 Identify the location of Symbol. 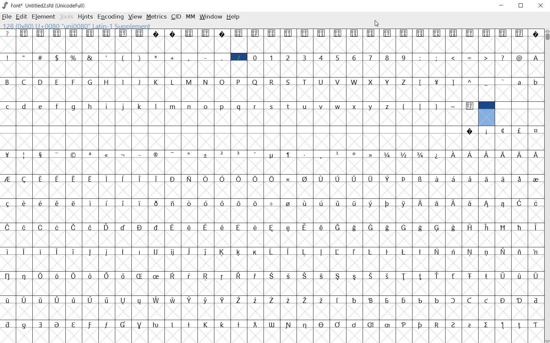
(371, 33).